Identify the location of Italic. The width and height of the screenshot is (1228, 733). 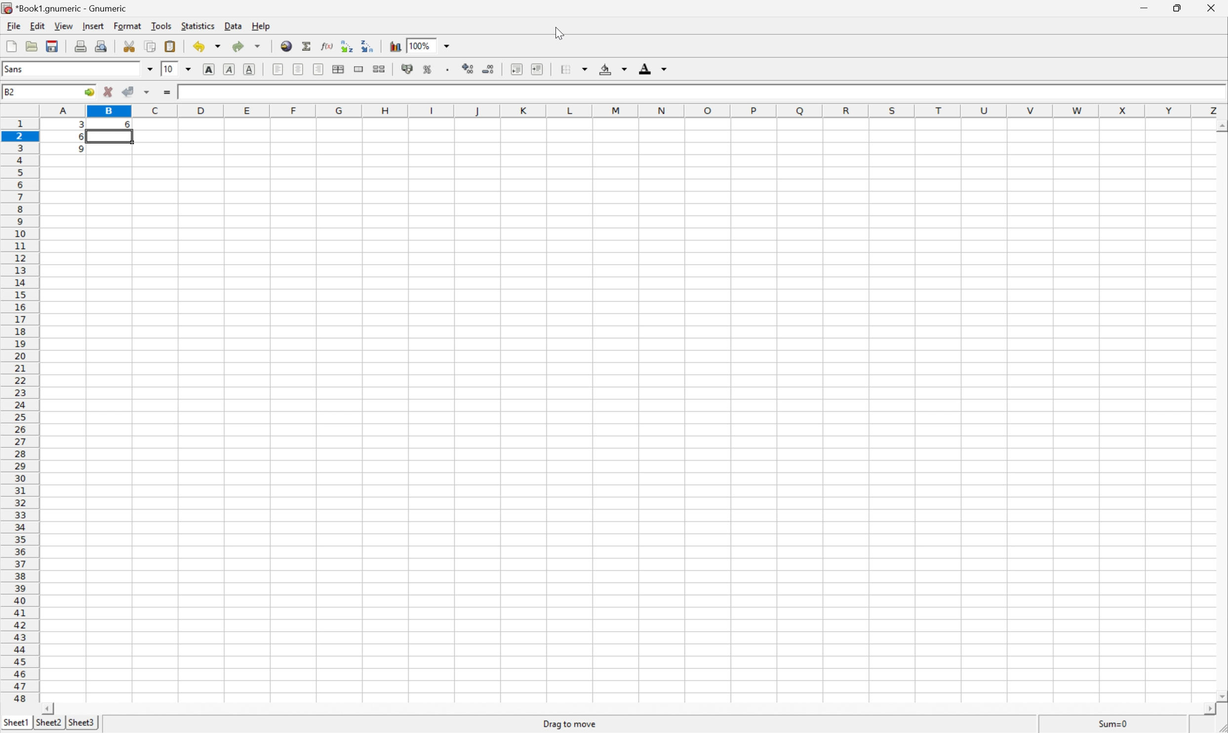
(229, 69).